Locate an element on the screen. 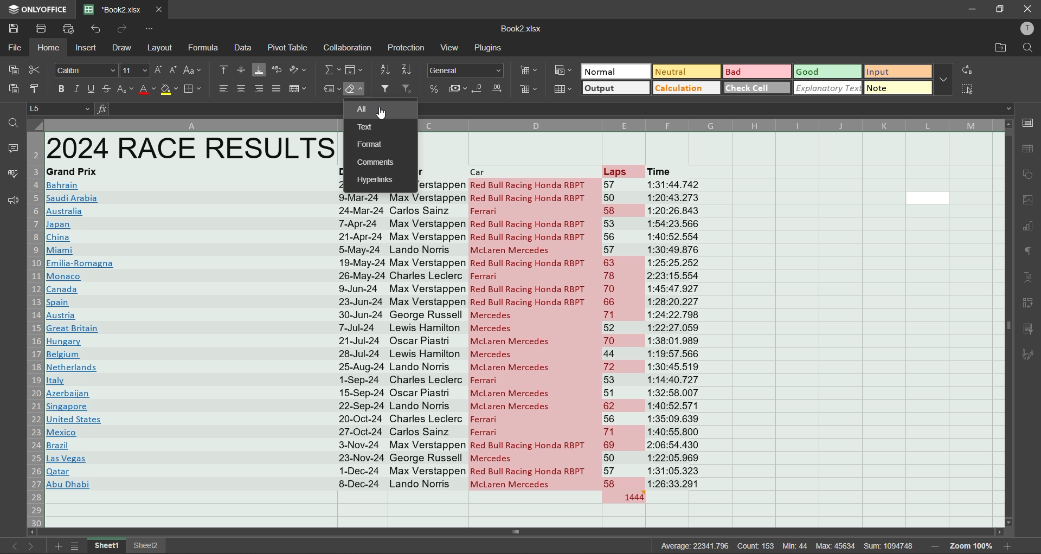  copy style is located at coordinates (36, 86).